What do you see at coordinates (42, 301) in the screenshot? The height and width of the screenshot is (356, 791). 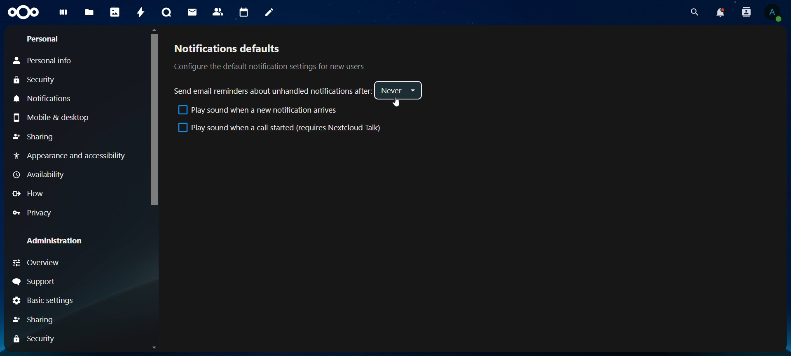 I see `Basic settings` at bounding box center [42, 301].